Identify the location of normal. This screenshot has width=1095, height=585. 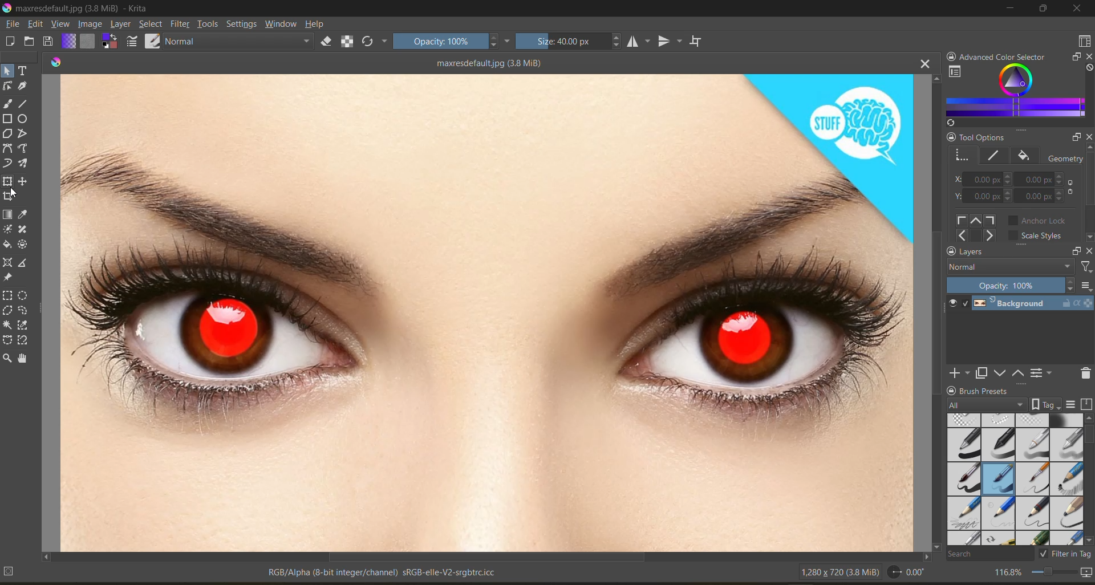
(1010, 267).